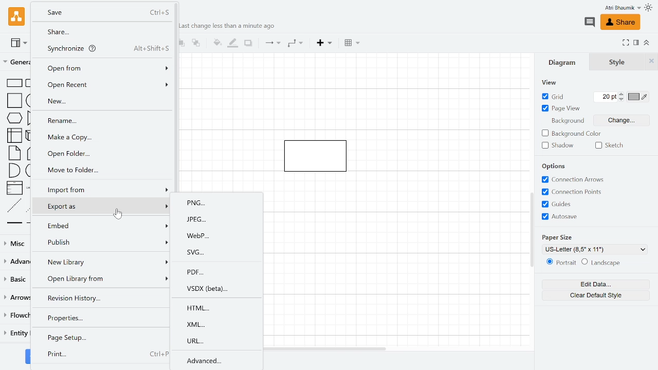 This screenshot has height=370, width=658. Describe the element at coordinates (232, 43) in the screenshot. I see `Fill line` at that location.